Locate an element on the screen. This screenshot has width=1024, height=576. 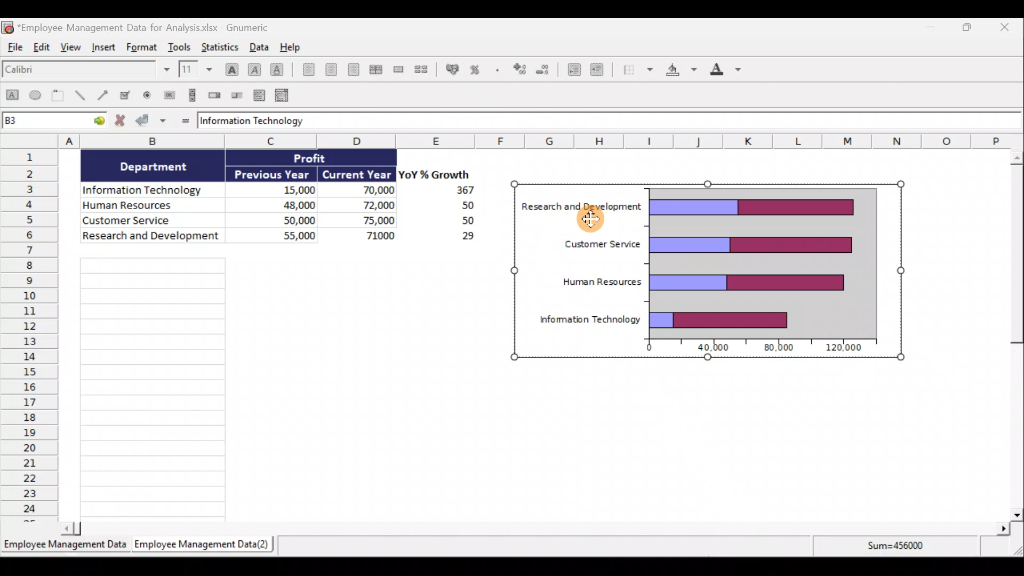
Cell name B3 is located at coordinates (43, 122).